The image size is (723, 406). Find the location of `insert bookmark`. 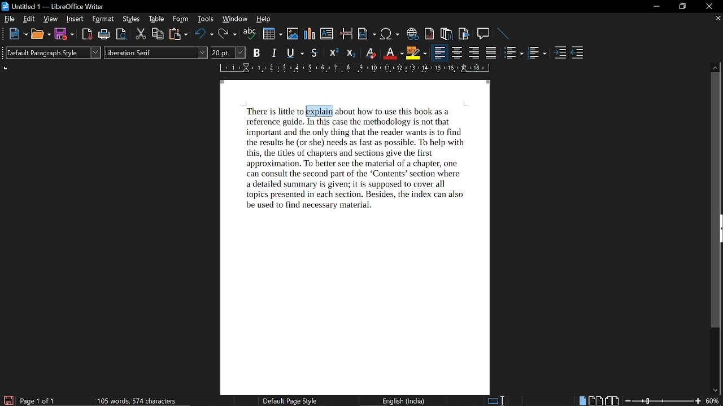

insert bookmark is located at coordinates (464, 34).